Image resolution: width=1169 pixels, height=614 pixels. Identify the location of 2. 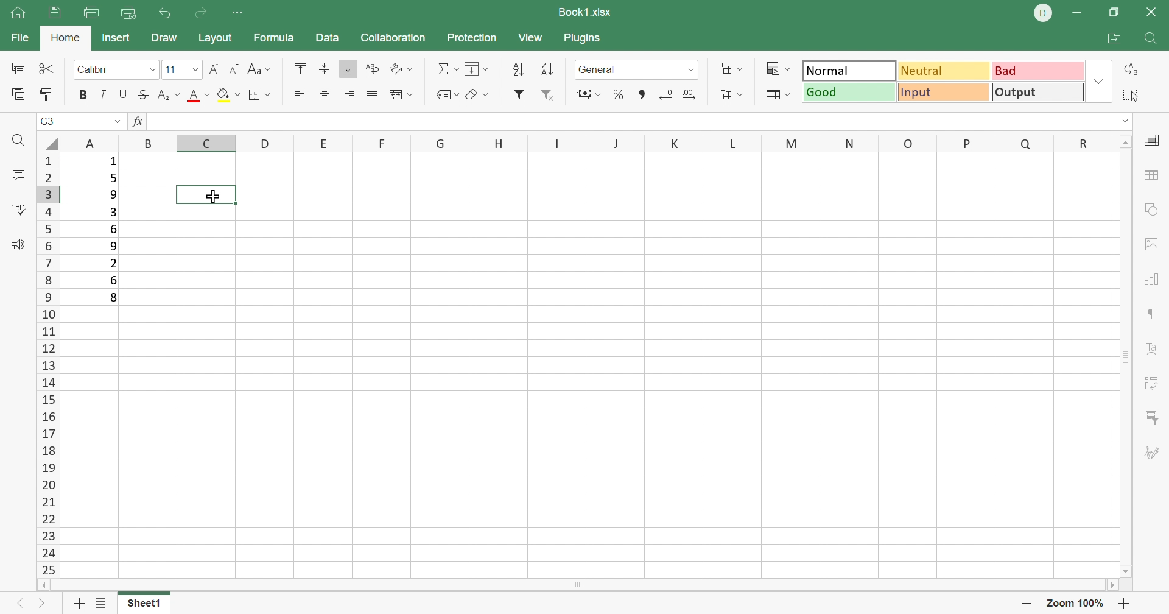
(113, 263).